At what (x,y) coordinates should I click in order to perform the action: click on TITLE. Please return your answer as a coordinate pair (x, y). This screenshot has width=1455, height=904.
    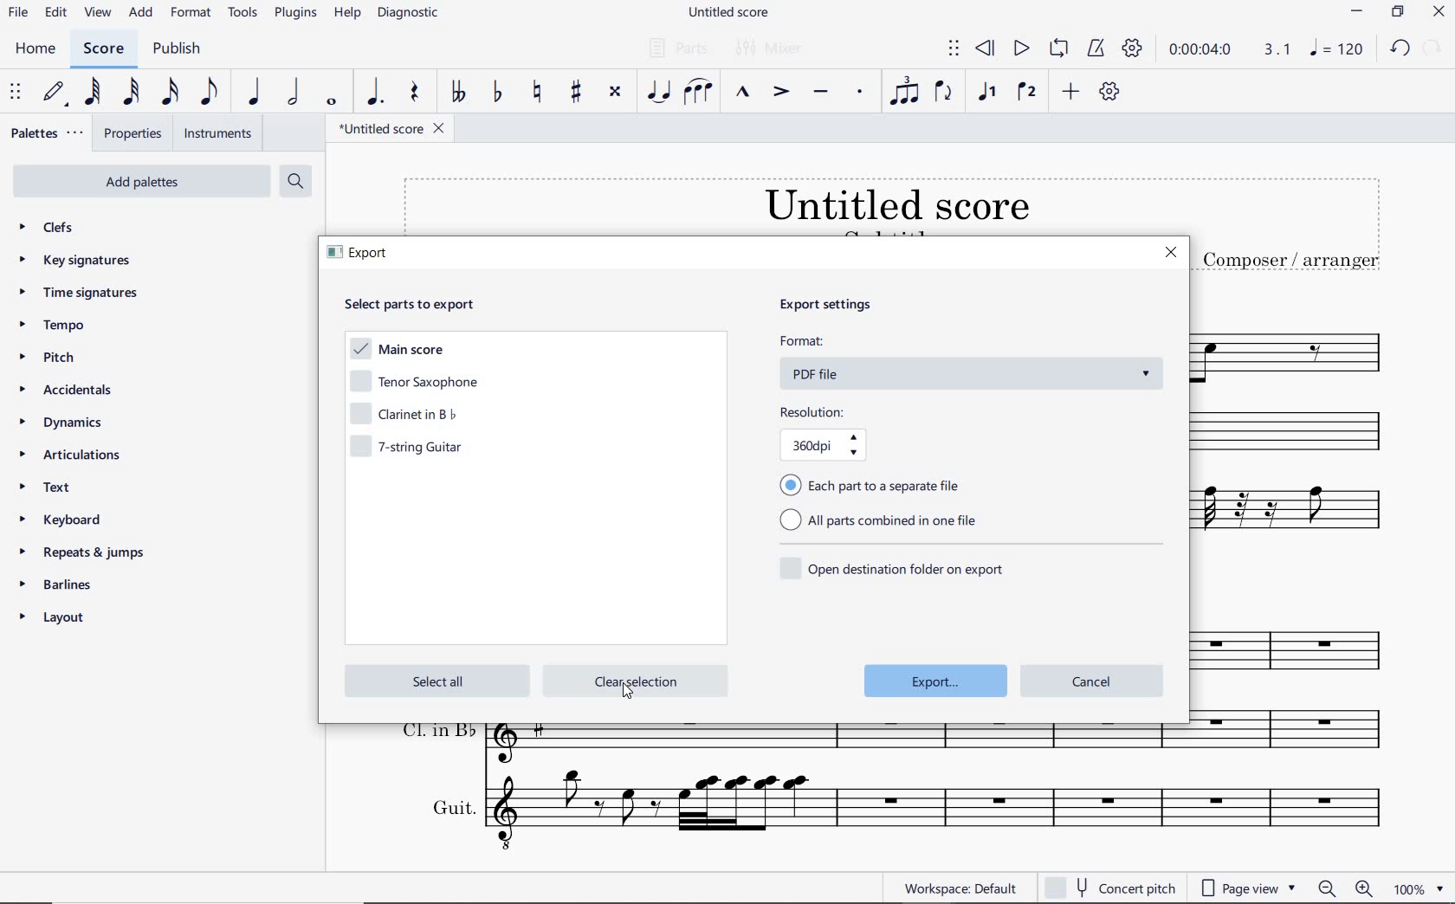
    Looking at the image, I should click on (790, 203).